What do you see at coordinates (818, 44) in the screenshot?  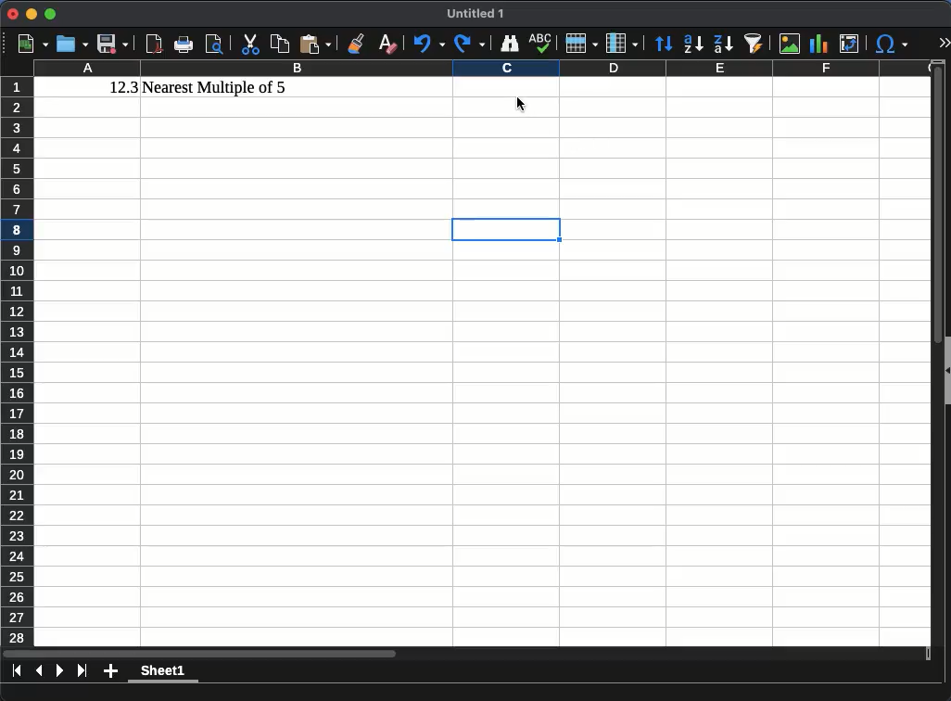 I see `chart` at bounding box center [818, 44].